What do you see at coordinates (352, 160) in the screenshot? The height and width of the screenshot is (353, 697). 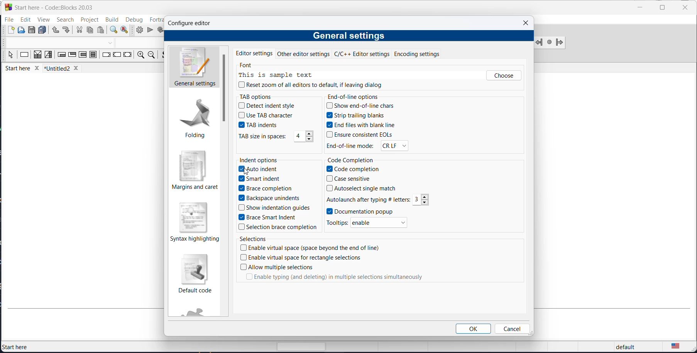 I see `code completion` at bounding box center [352, 160].